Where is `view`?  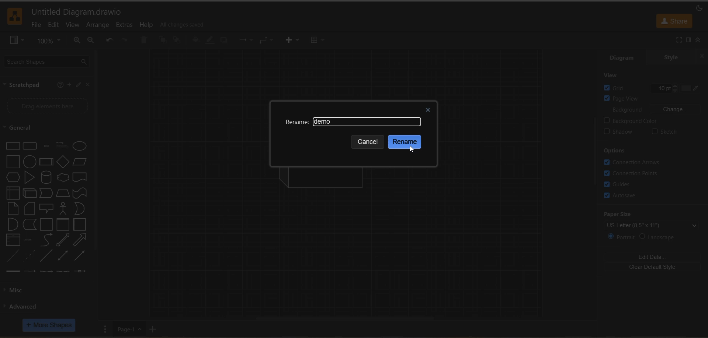
view is located at coordinates (615, 75).